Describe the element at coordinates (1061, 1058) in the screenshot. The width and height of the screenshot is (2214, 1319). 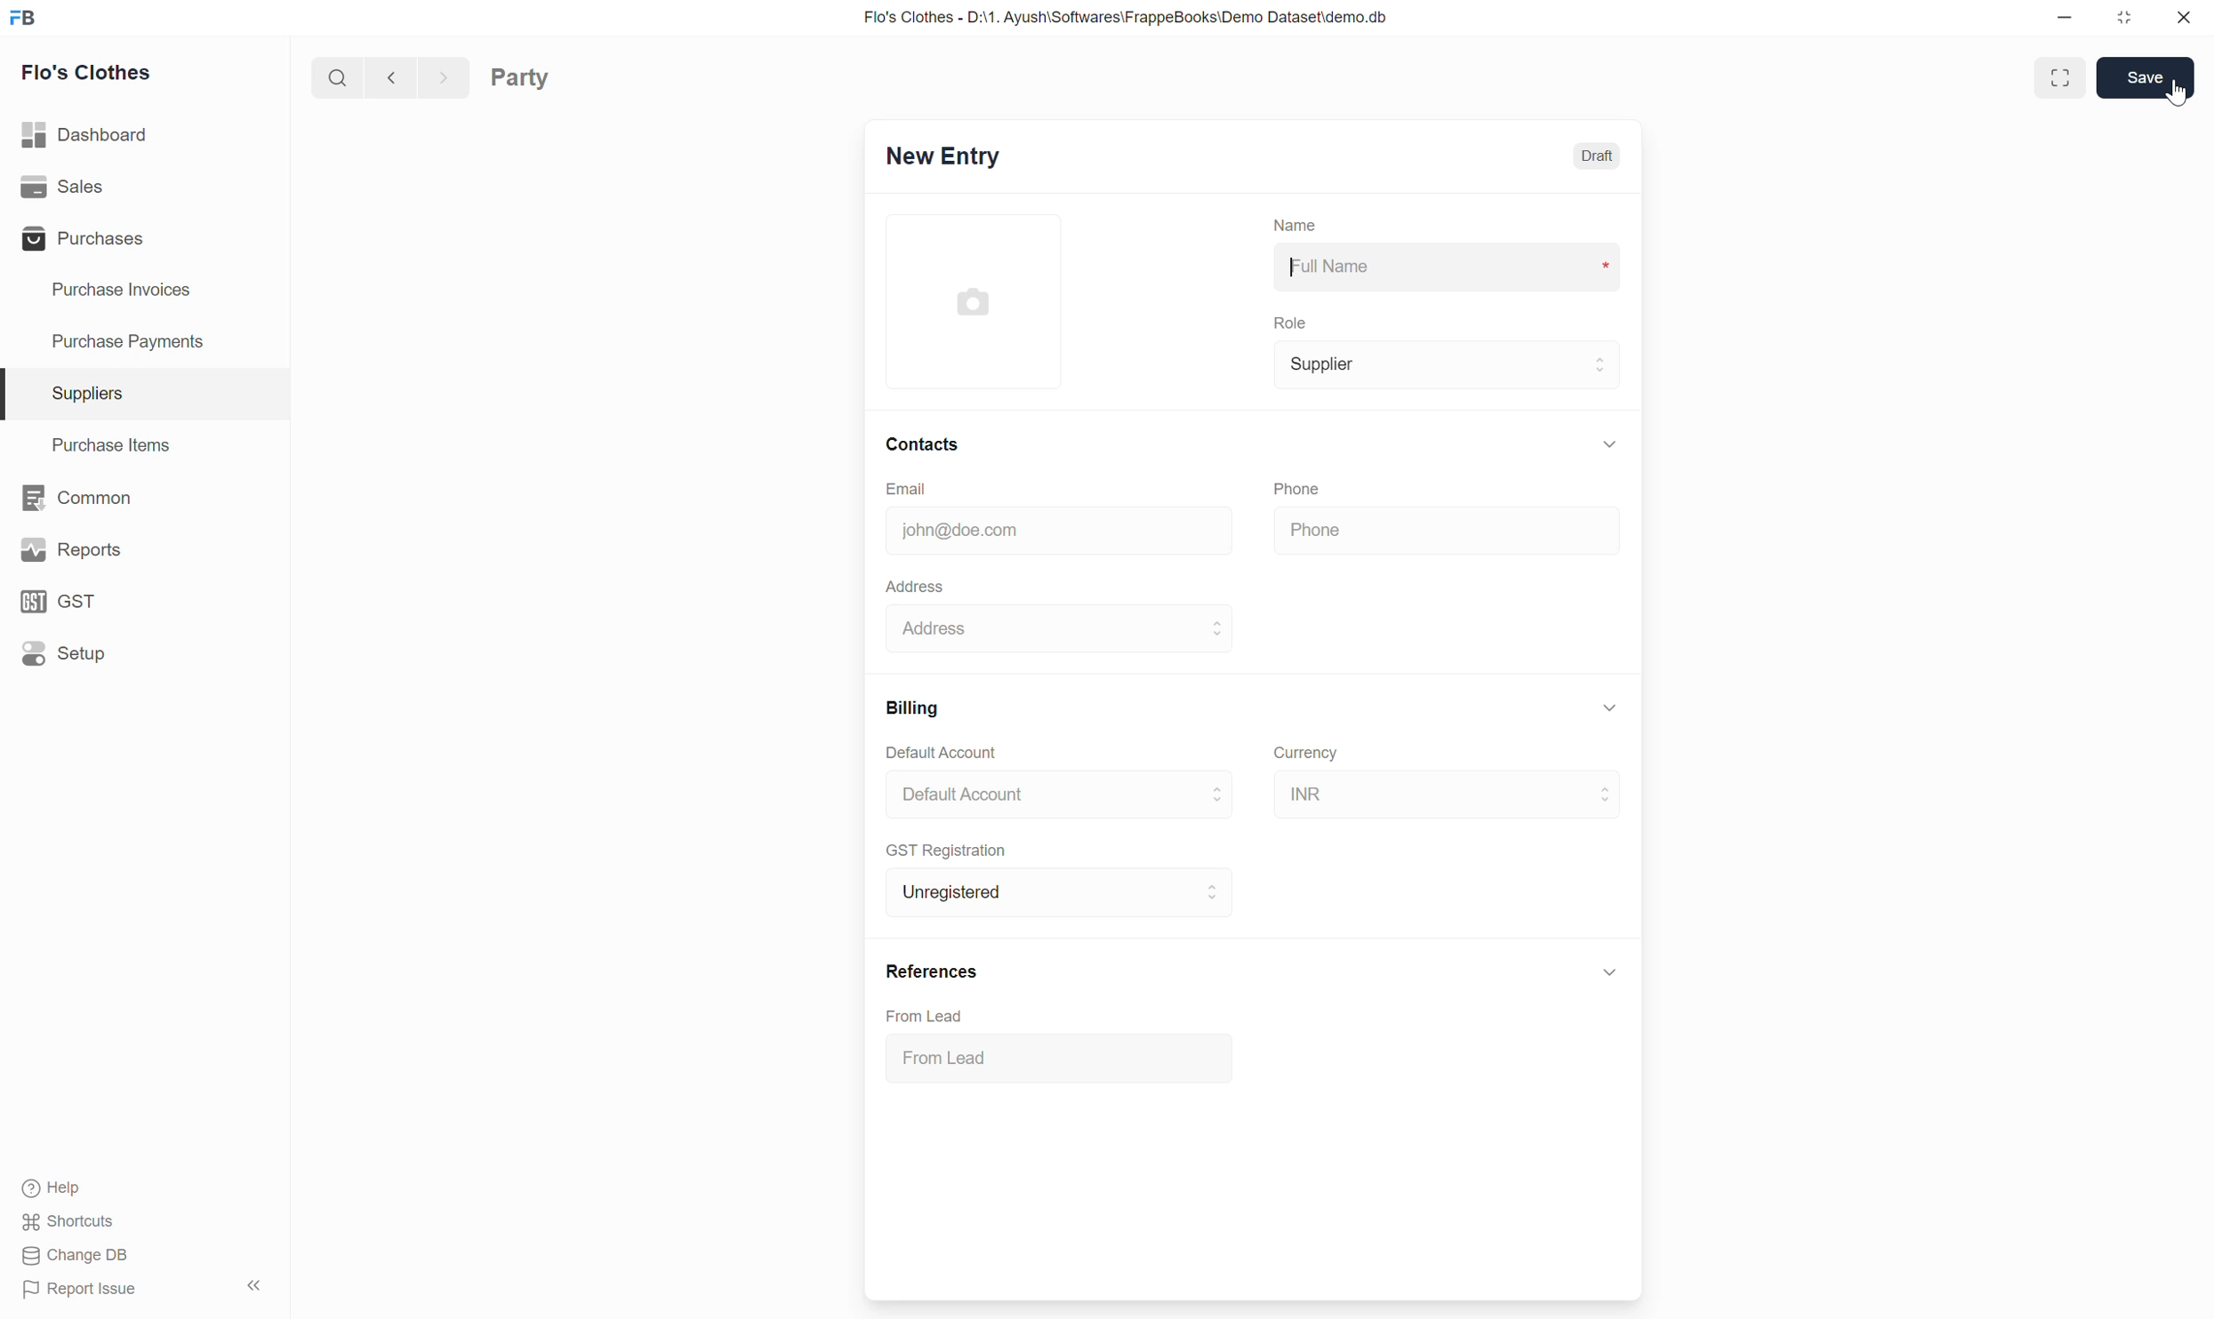
I see `From Lead` at that location.